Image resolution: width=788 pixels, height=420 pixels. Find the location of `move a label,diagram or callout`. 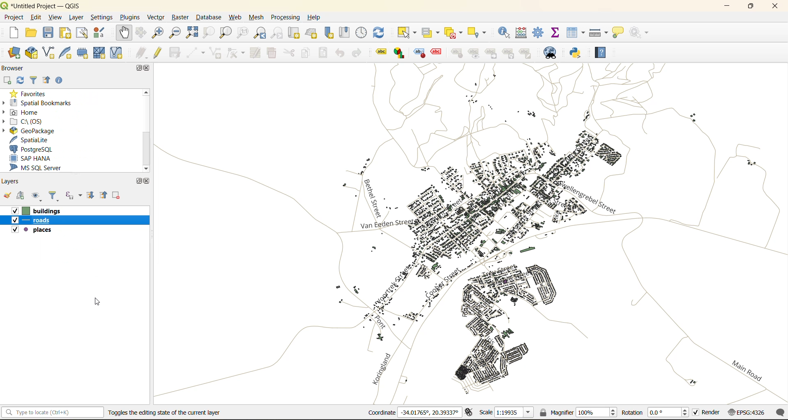

move a label,diagram or callout is located at coordinates (492, 53).